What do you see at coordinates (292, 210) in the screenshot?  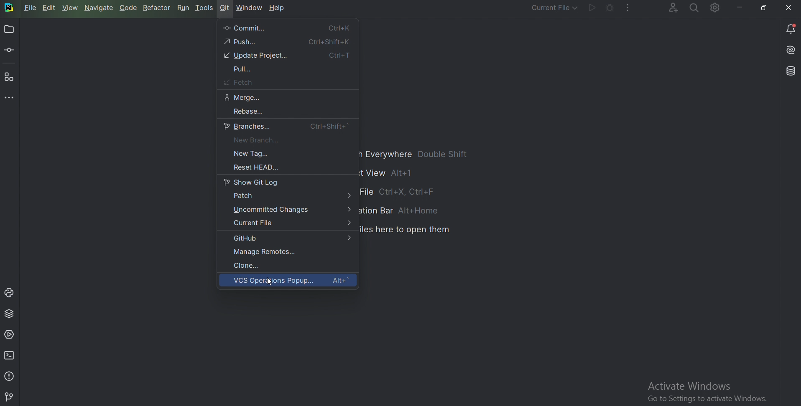 I see `Uncommitted Changes` at bounding box center [292, 210].